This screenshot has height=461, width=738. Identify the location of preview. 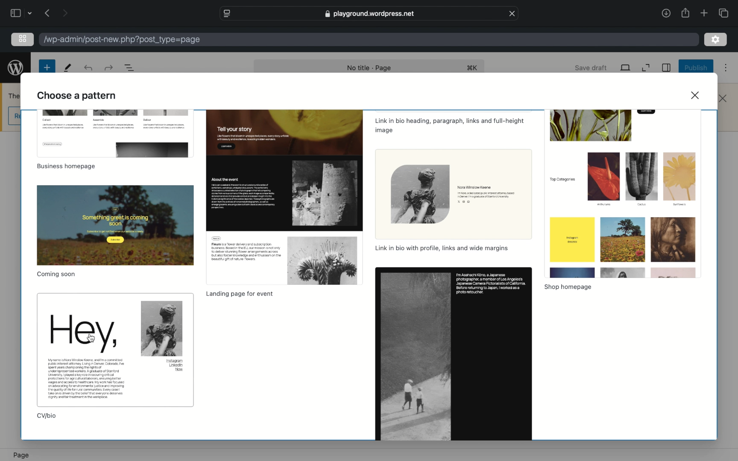
(622, 193).